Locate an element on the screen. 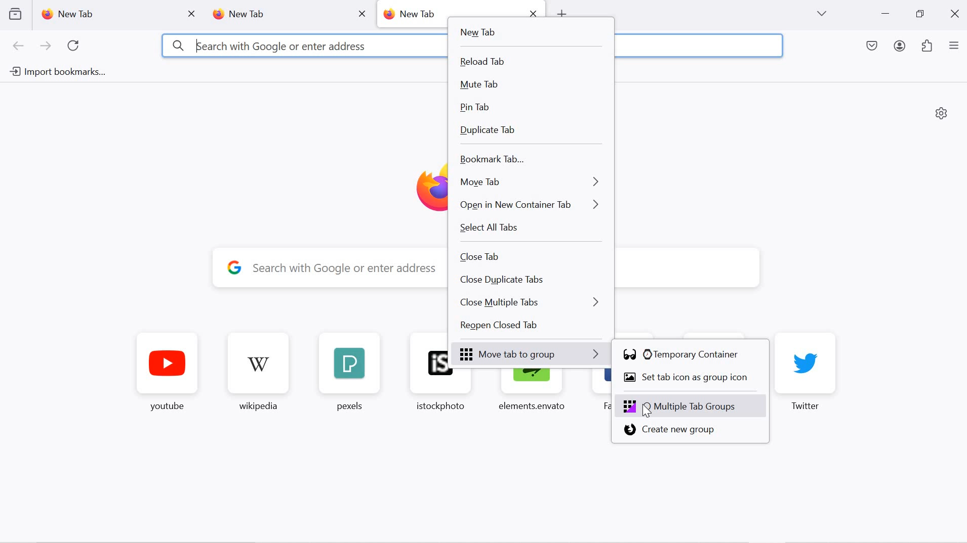  go back is located at coordinates (19, 47).